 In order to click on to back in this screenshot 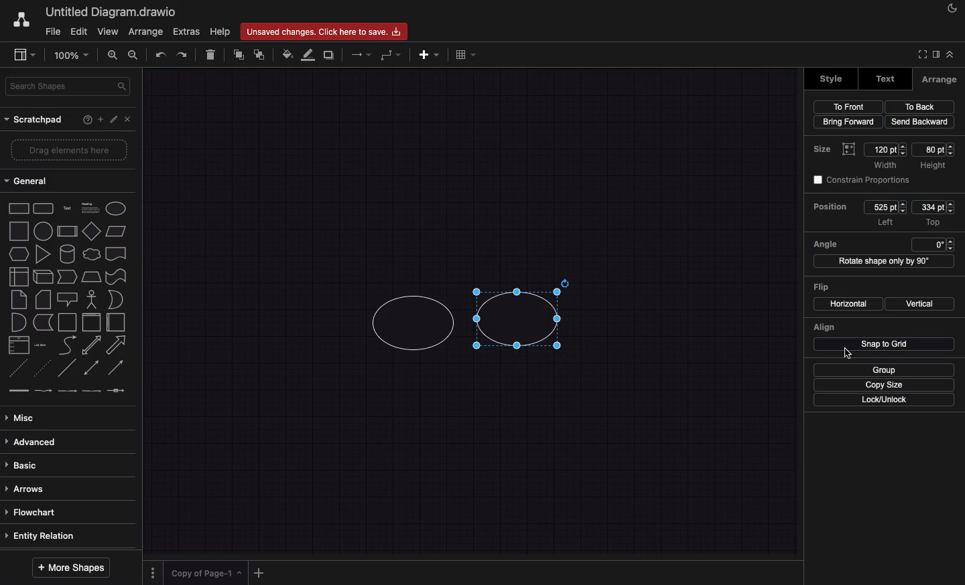, I will do `click(259, 54)`.